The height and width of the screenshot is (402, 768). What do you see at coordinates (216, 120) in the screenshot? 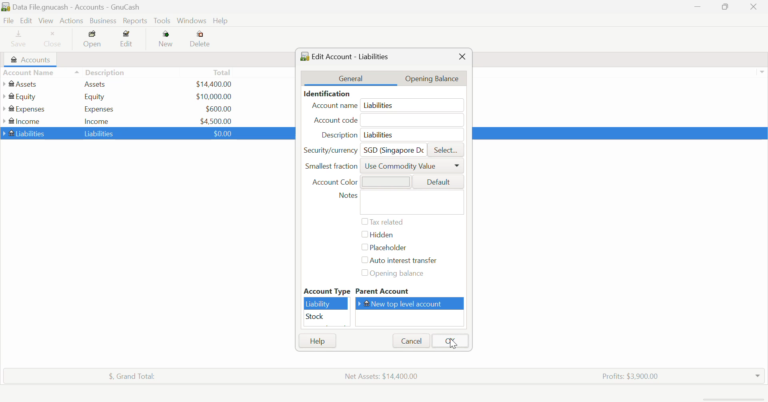
I see `USD` at bounding box center [216, 120].